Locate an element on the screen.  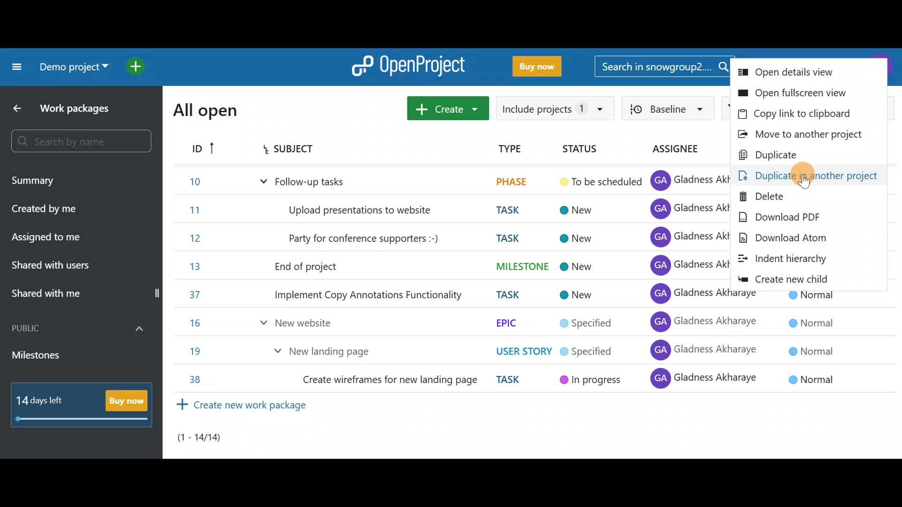
Open details view is located at coordinates (811, 71).